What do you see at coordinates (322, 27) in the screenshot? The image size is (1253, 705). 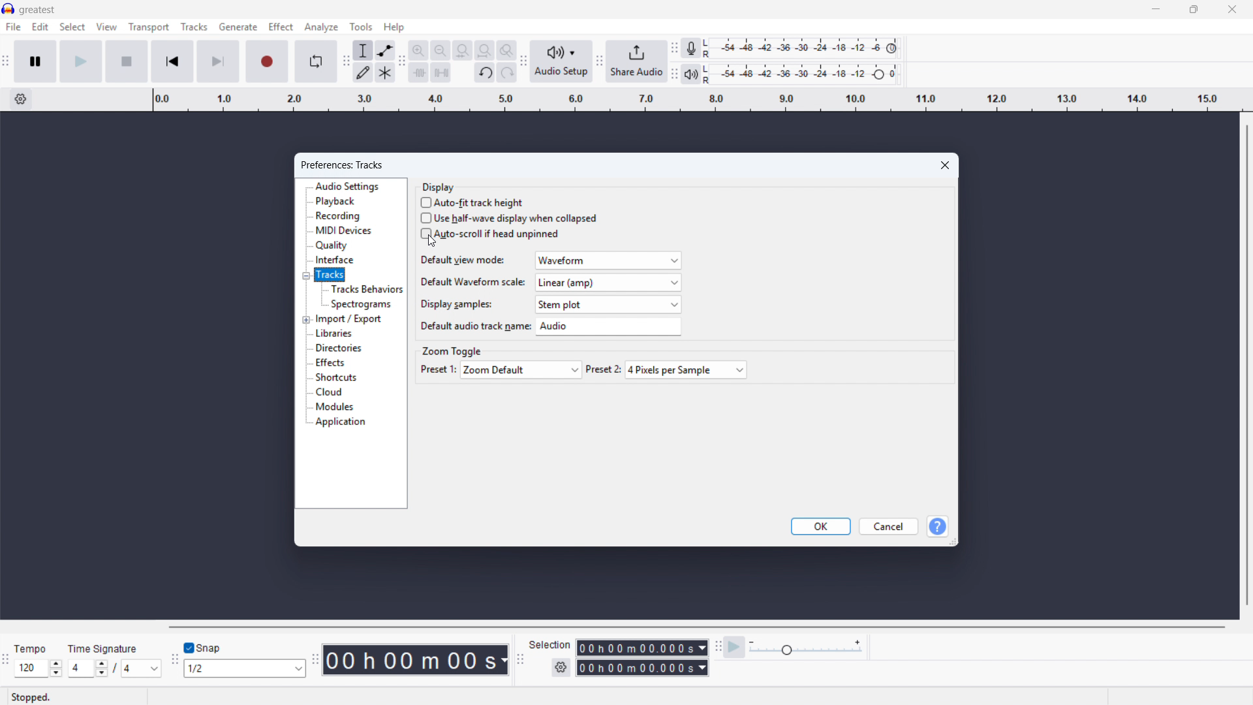 I see `Analyse ` at bounding box center [322, 27].